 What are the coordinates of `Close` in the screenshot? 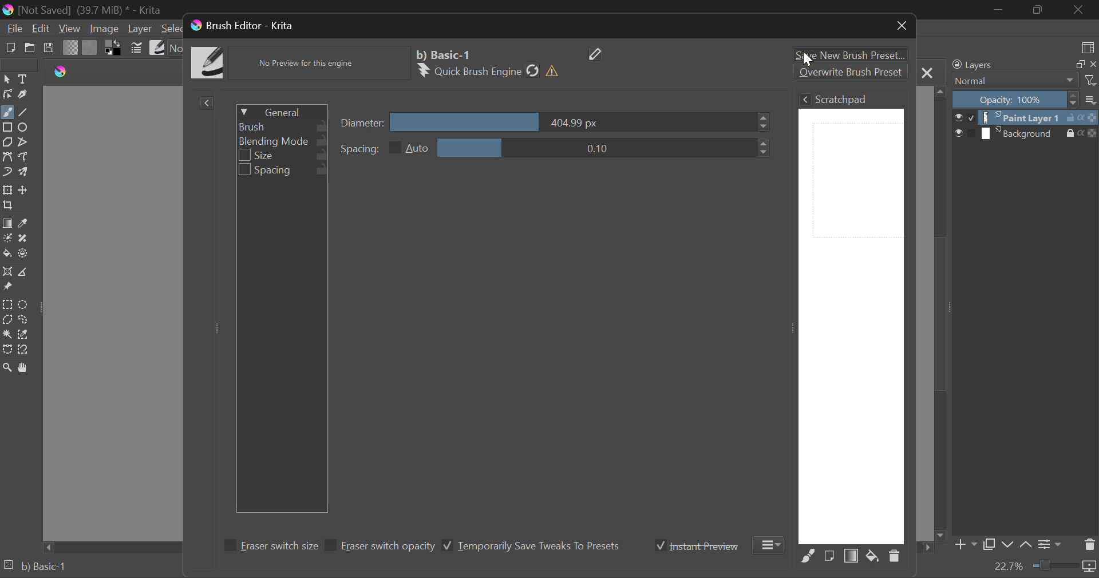 It's located at (902, 27).